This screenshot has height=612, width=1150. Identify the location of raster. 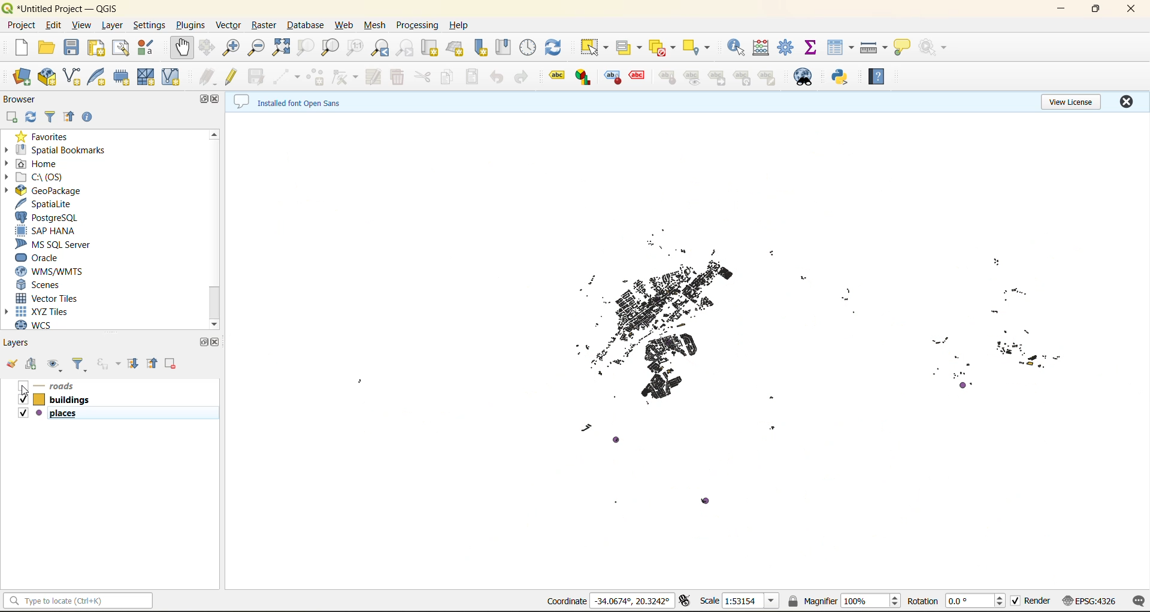
(264, 26).